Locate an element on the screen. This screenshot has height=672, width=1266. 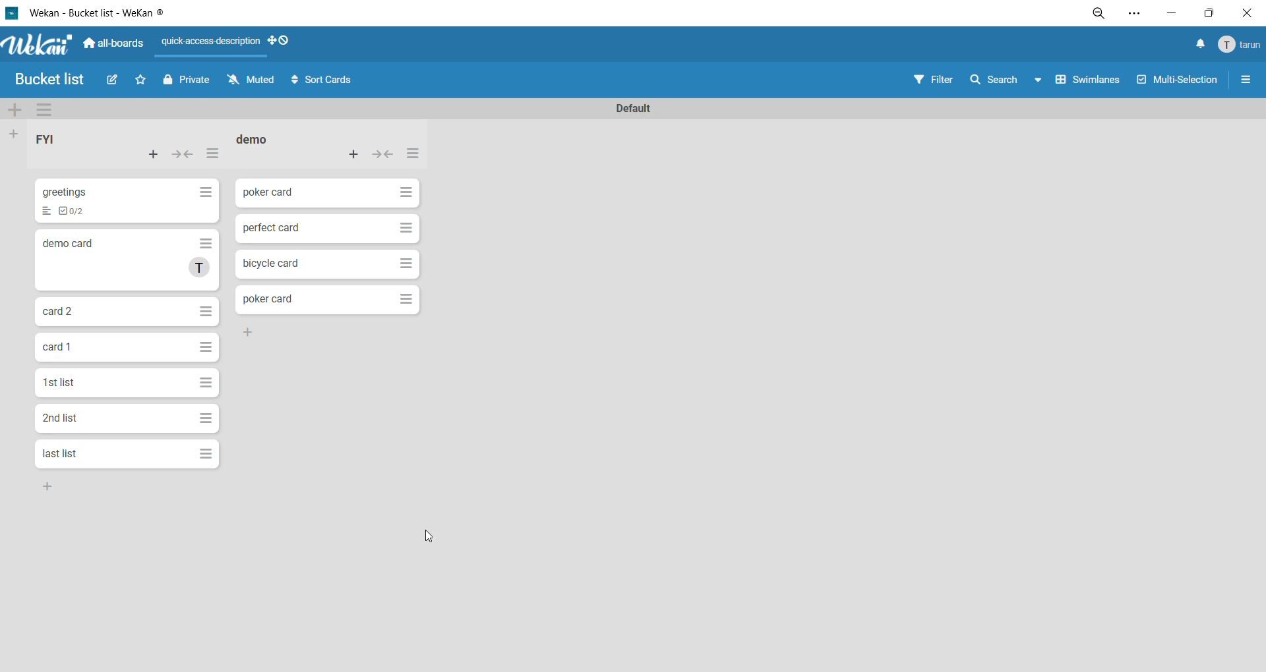
list actions is located at coordinates (411, 155).